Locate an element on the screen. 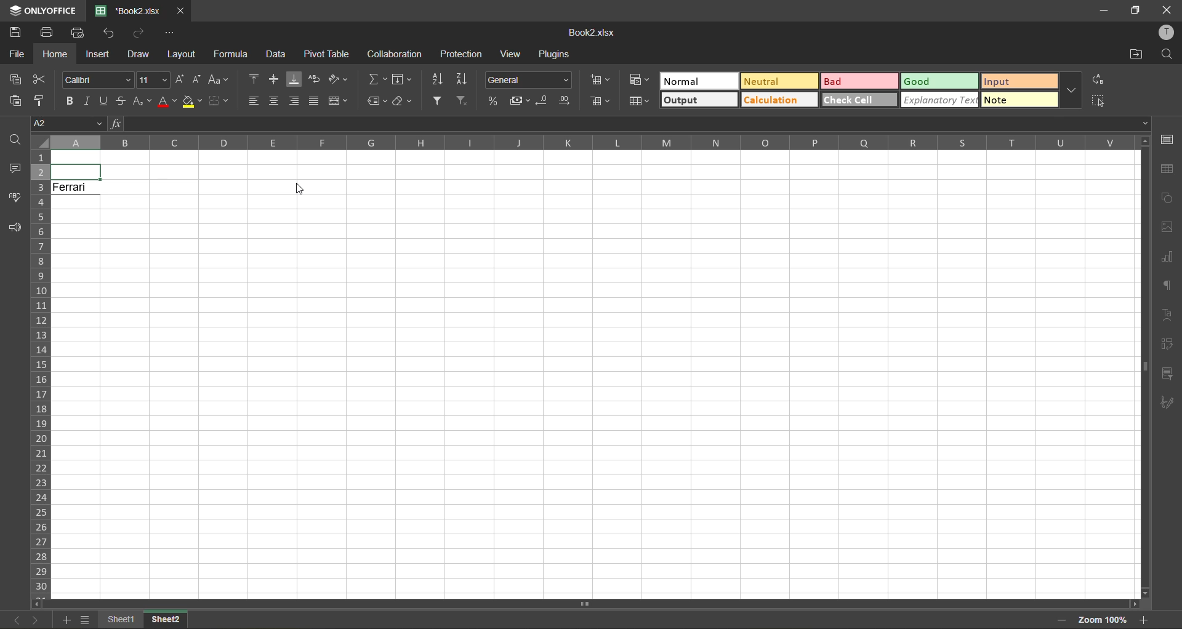  zoom out is located at coordinates (1061, 619).